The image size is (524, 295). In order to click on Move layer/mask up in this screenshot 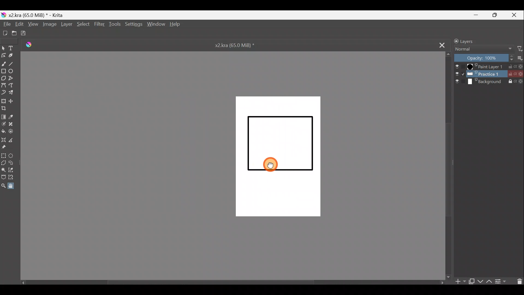, I will do `click(488, 282)`.